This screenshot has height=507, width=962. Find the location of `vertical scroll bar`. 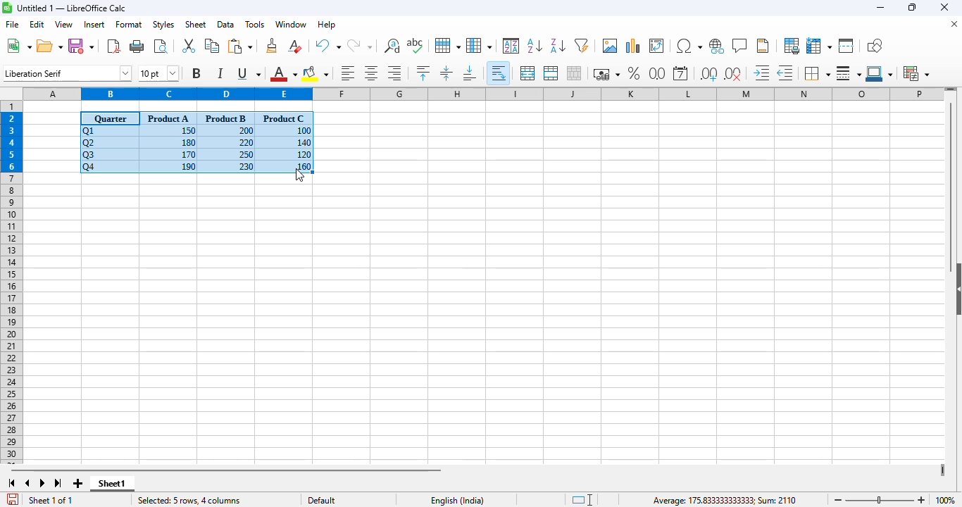

vertical scroll bar is located at coordinates (951, 187).